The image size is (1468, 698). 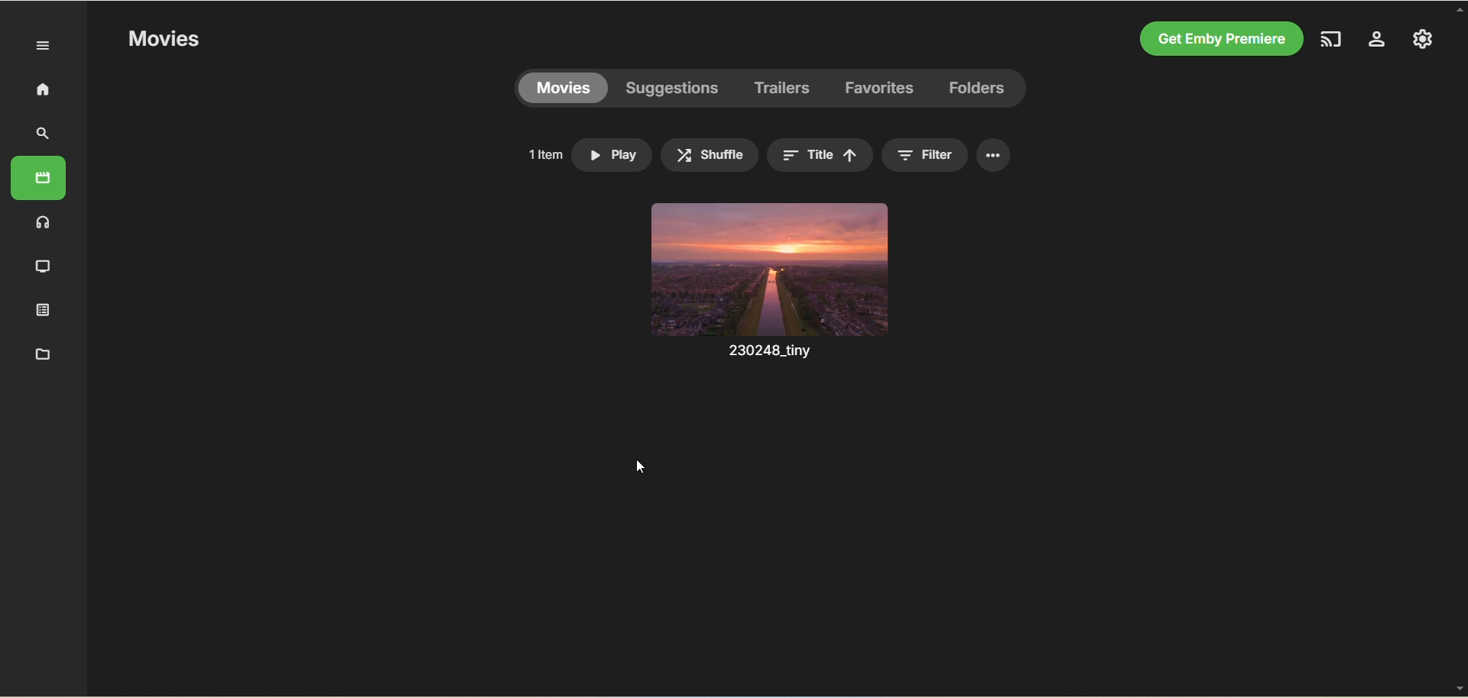 What do you see at coordinates (542, 151) in the screenshot?
I see `1 item` at bounding box center [542, 151].